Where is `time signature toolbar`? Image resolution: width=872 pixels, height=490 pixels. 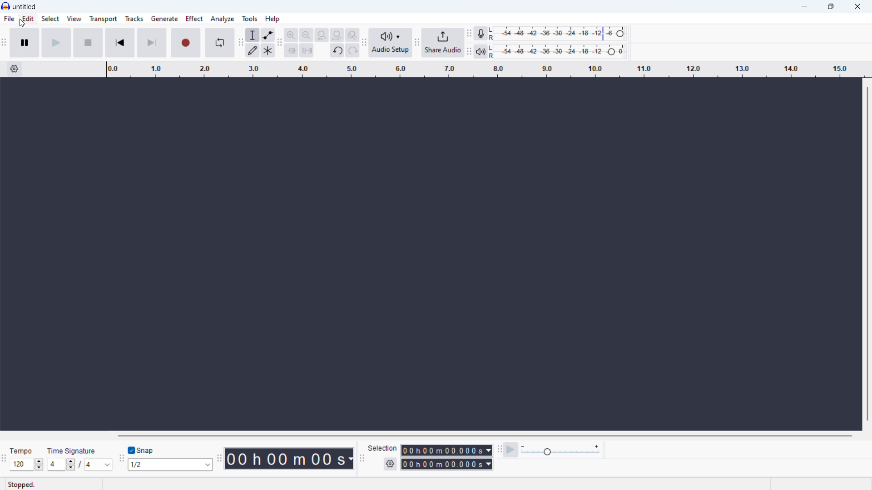 time signature toolbar is located at coordinates (5, 459).